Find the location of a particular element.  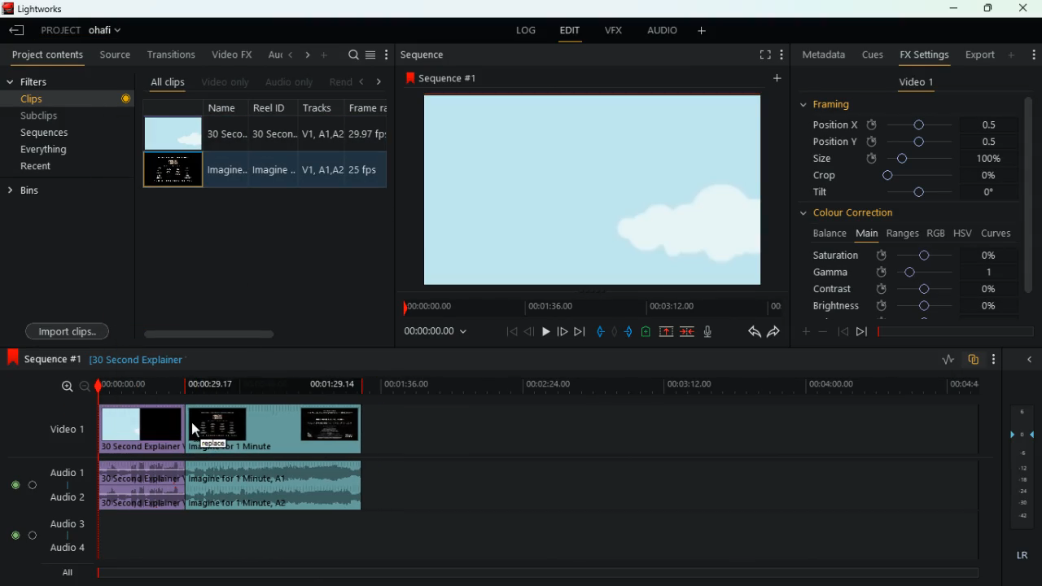

contrast is located at coordinates (906, 288).